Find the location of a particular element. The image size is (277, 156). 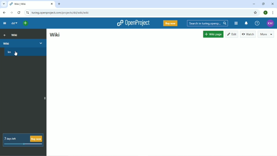

meter is located at coordinates (22, 145).